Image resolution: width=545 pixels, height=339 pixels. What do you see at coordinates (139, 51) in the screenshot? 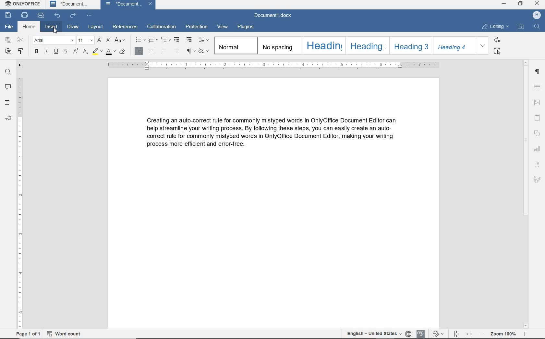
I see `align left` at bounding box center [139, 51].